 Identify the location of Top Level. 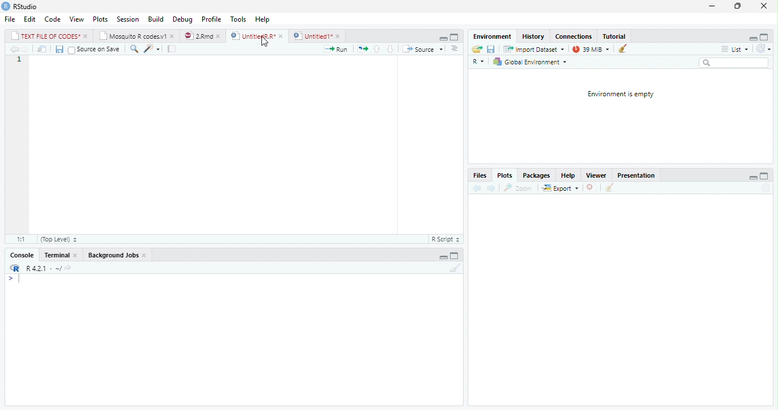
(60, 239).